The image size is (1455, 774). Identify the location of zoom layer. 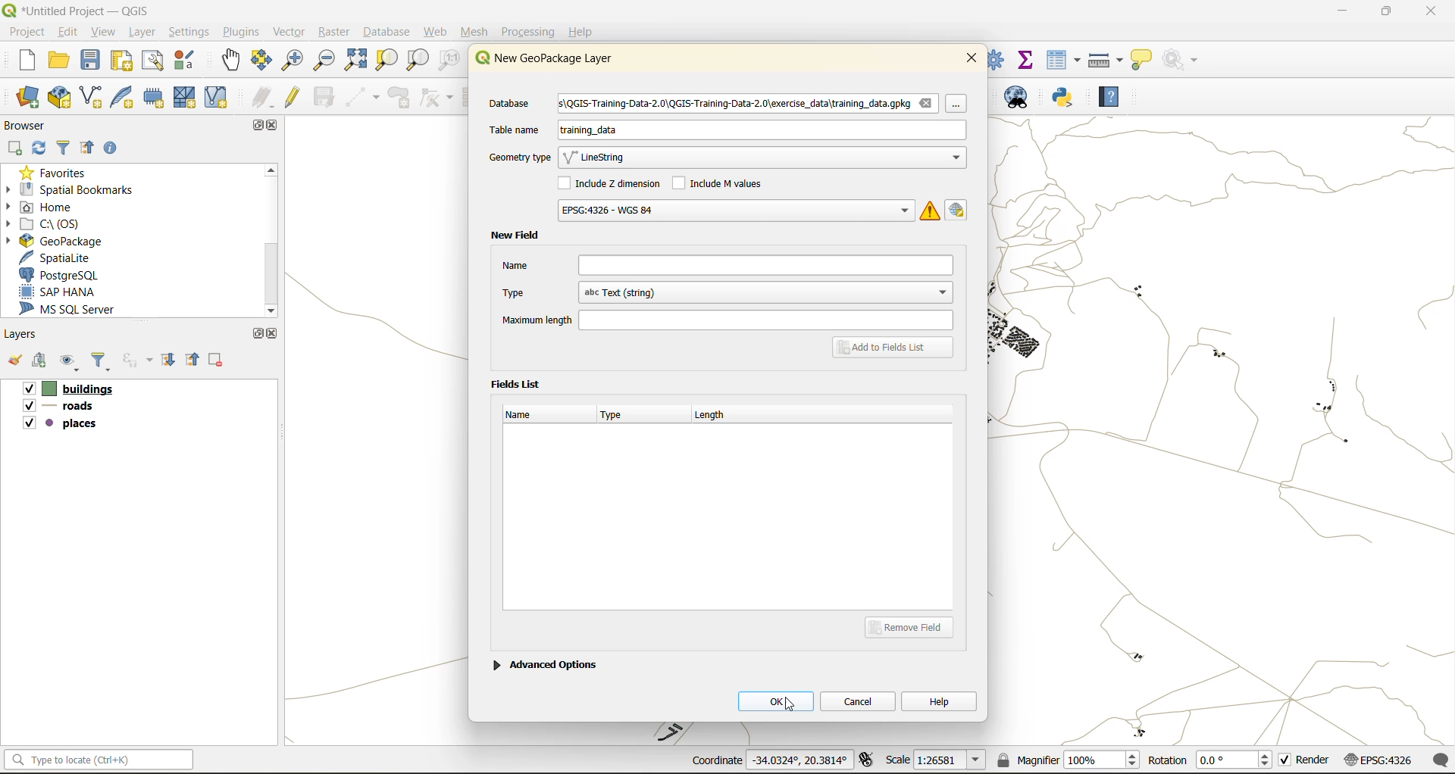
(418, 61).